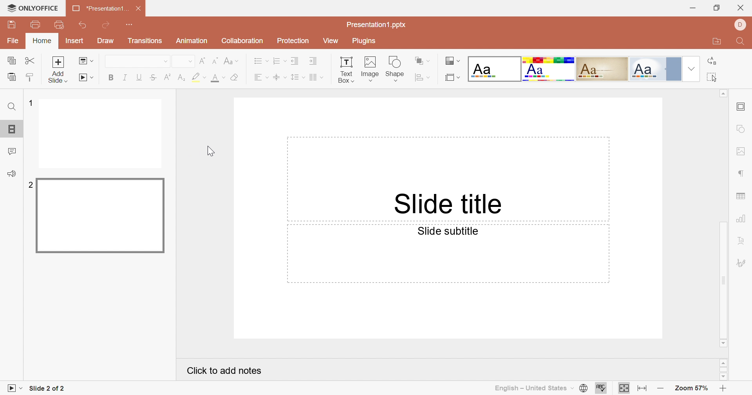 The width and height of the screenshot is (752, 395). Describe the element at coordinates (377, 25) in the screenshot. I see `Presentation1.pptx` at that location.